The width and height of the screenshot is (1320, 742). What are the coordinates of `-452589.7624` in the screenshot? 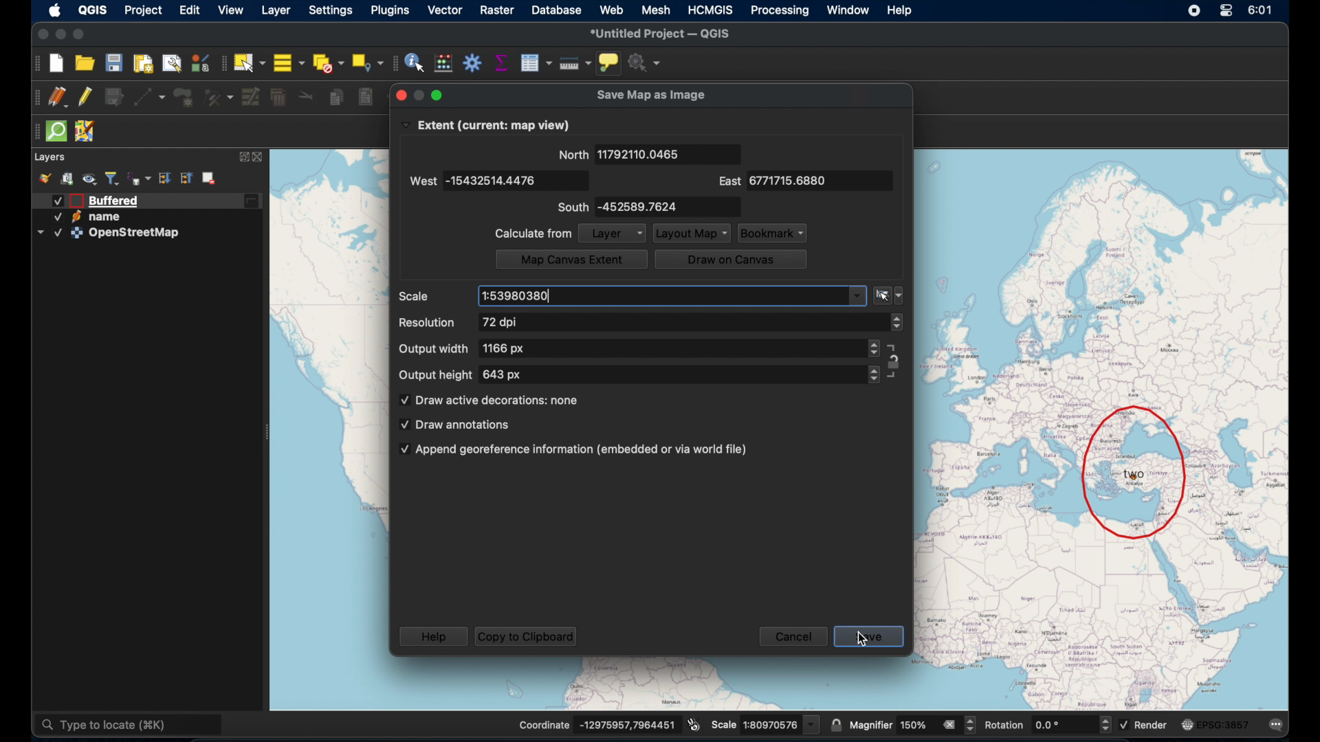 It's located at (668, 207).